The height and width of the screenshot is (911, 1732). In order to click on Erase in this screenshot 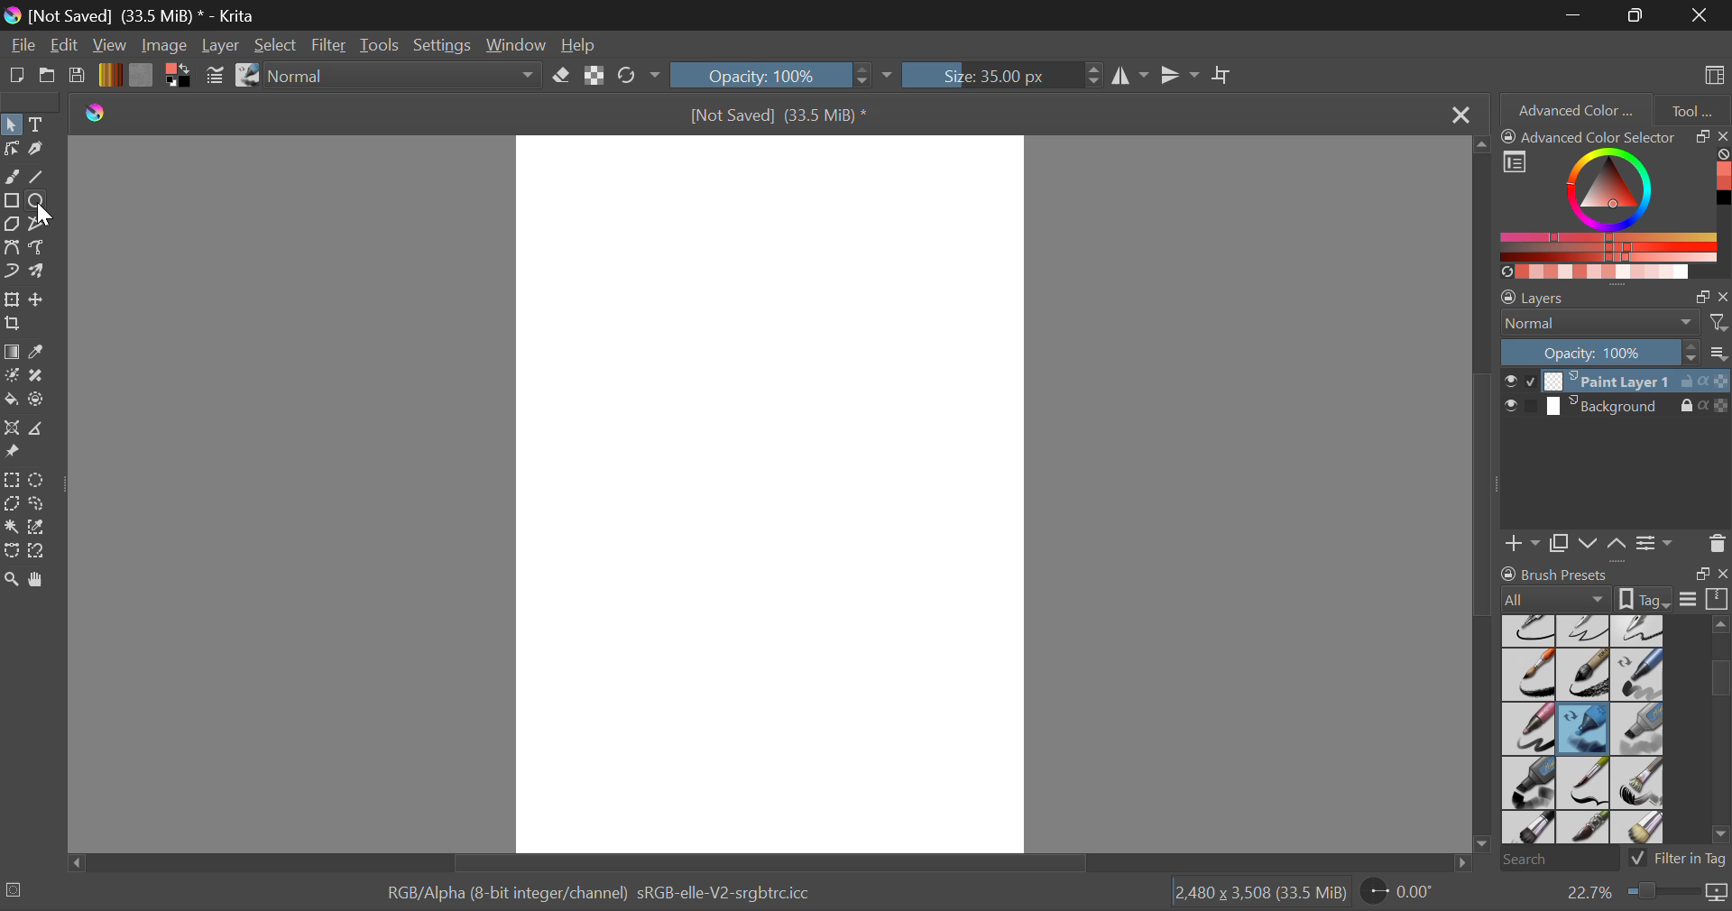, I will do `click(565, 78)`.